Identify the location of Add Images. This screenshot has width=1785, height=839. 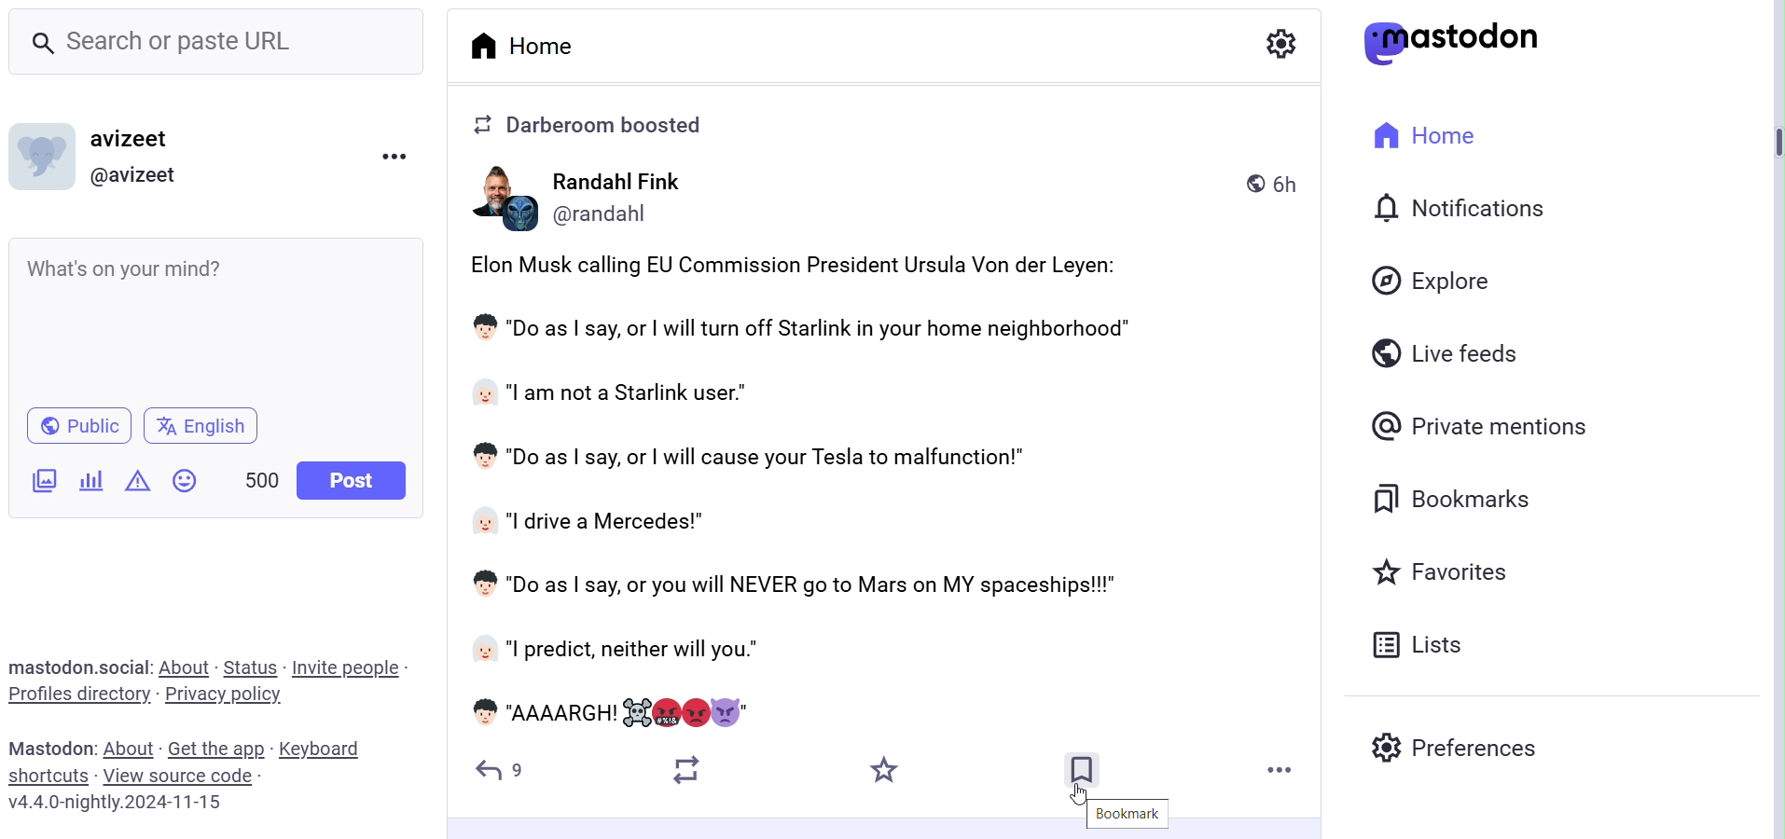
(42, 481).